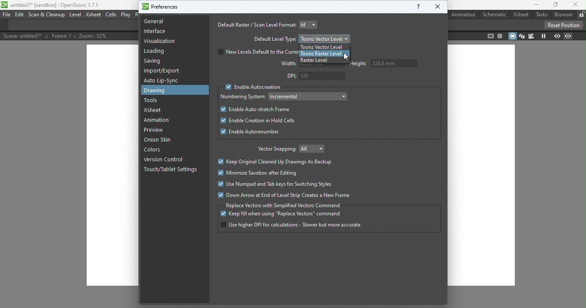 This screenshot has width=586, height=308. What do you see at coordinates (154, 32) in the screenshot?
I see `Interface` at bounding box center [154, 32].